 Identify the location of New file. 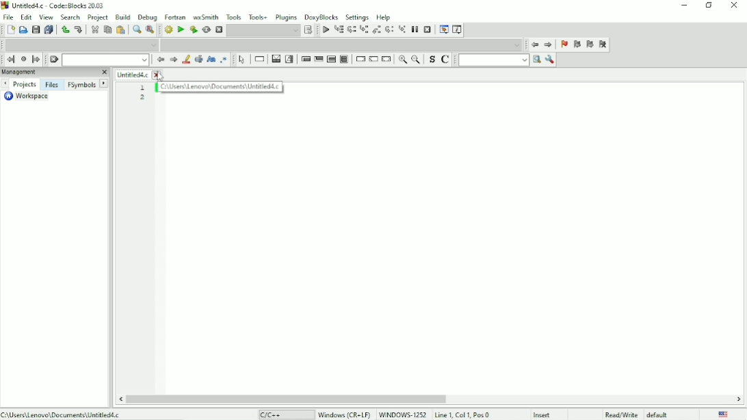
(10, 30).